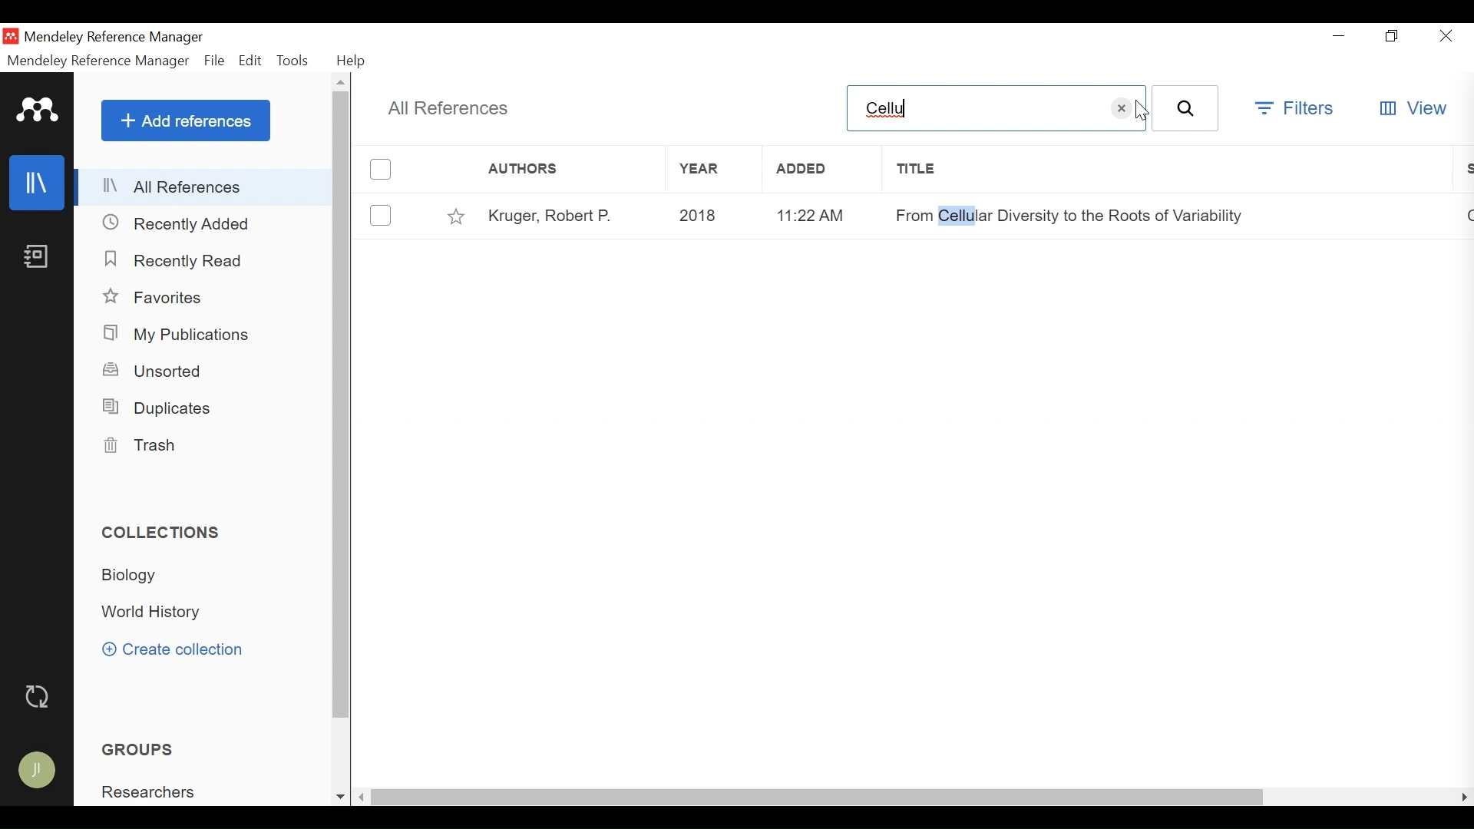  I want to click on Authors, so click(554, 170).